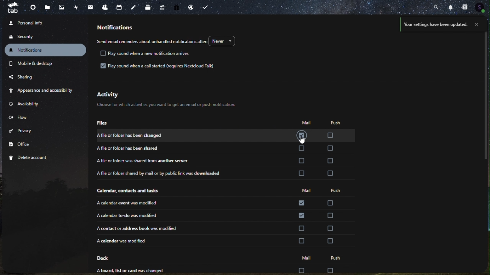 The width and height of the screenshot is (490, 275). Describe the element at coordinates (102, 53) in the screenshot. I see `check box` at that location.